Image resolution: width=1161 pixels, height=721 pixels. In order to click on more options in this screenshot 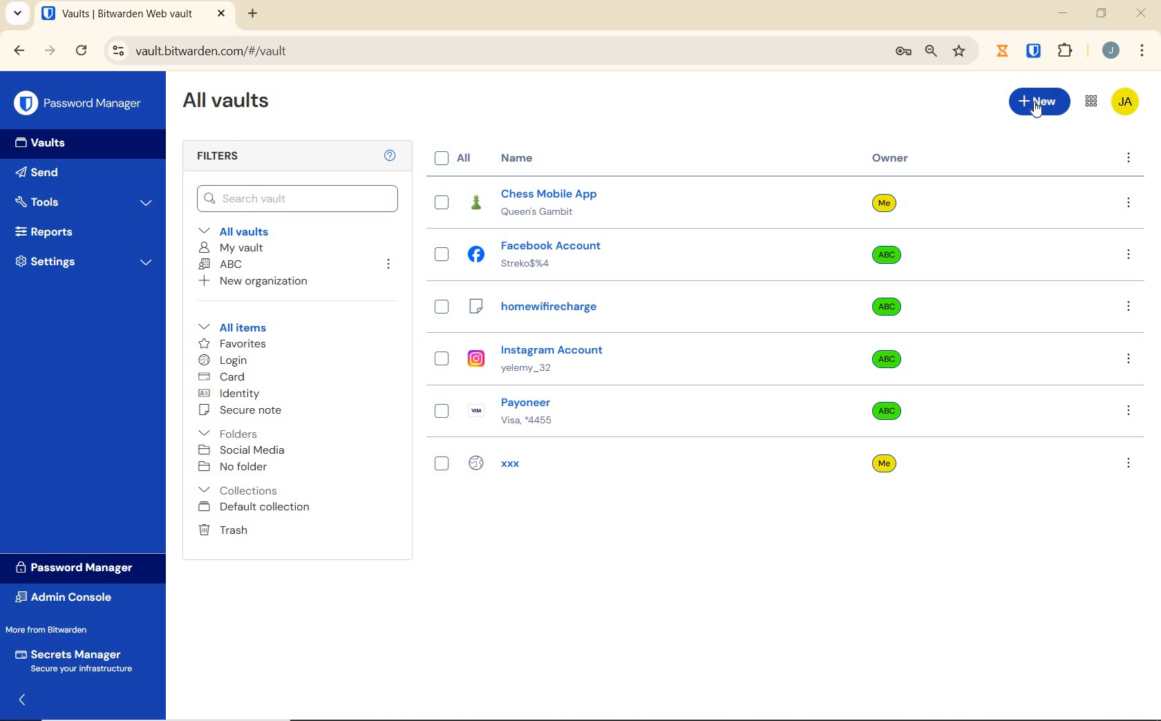, I will do `click(1131, 311)`.